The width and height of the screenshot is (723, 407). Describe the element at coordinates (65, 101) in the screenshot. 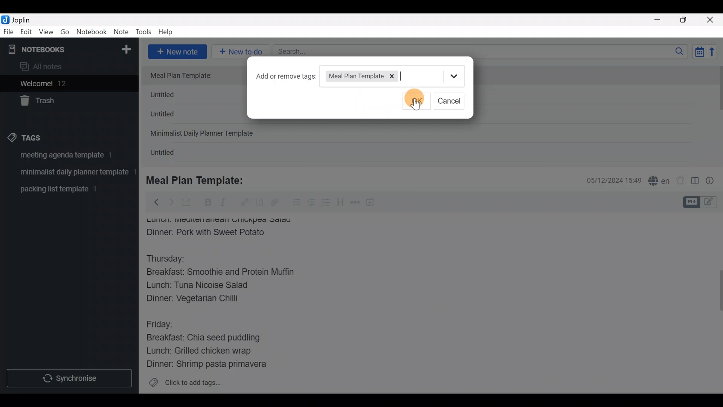

I see `Trash` at that location.